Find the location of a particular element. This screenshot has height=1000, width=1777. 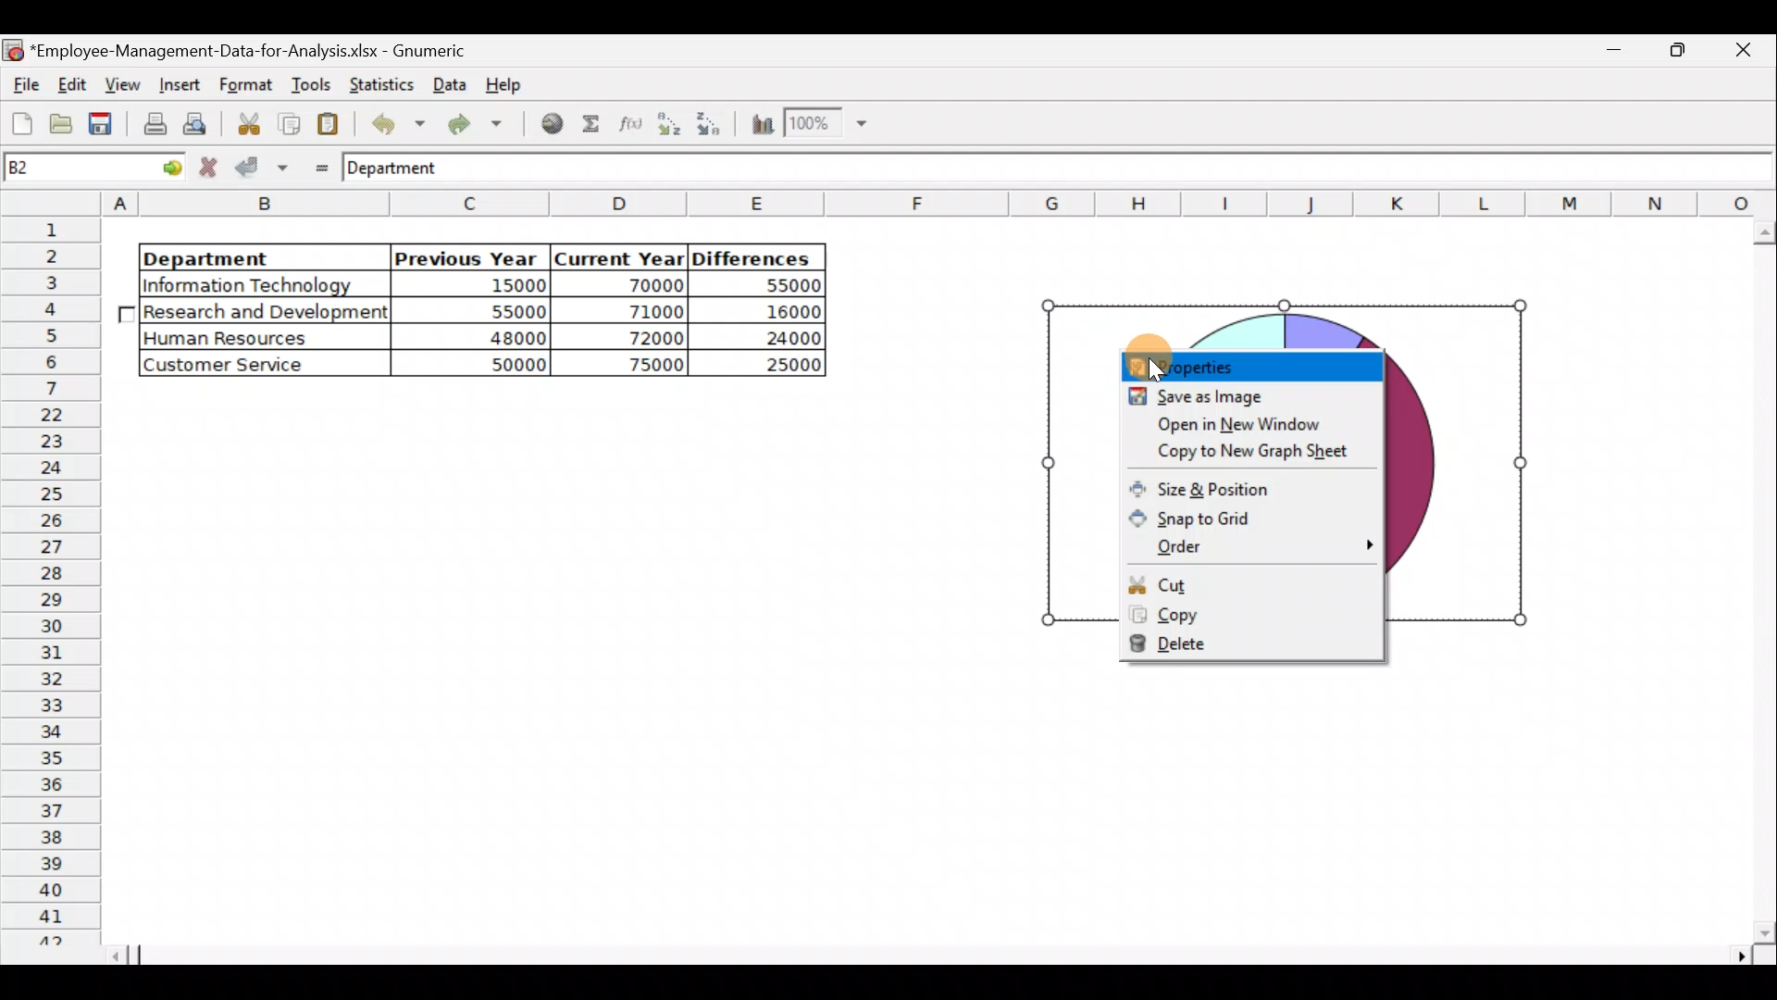

Accept change is located at coordinates (262, 168).